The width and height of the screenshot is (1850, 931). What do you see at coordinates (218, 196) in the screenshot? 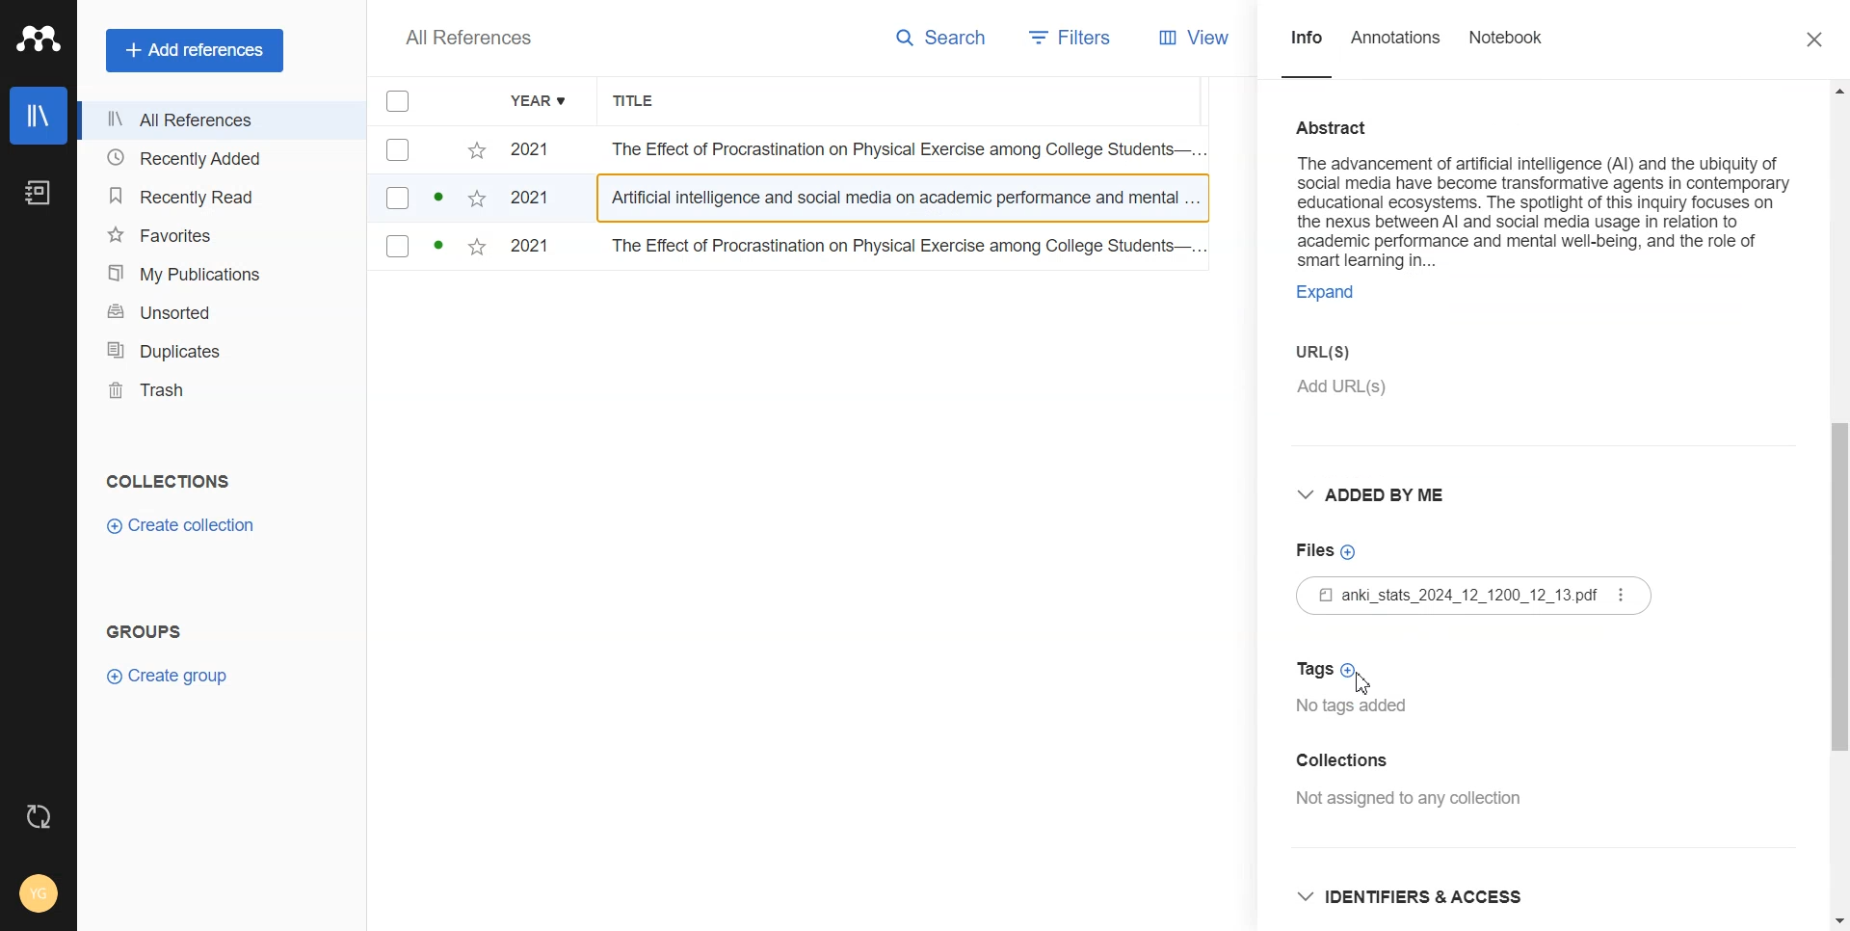
I see `Recently Read` at bounding box center [218, 196].